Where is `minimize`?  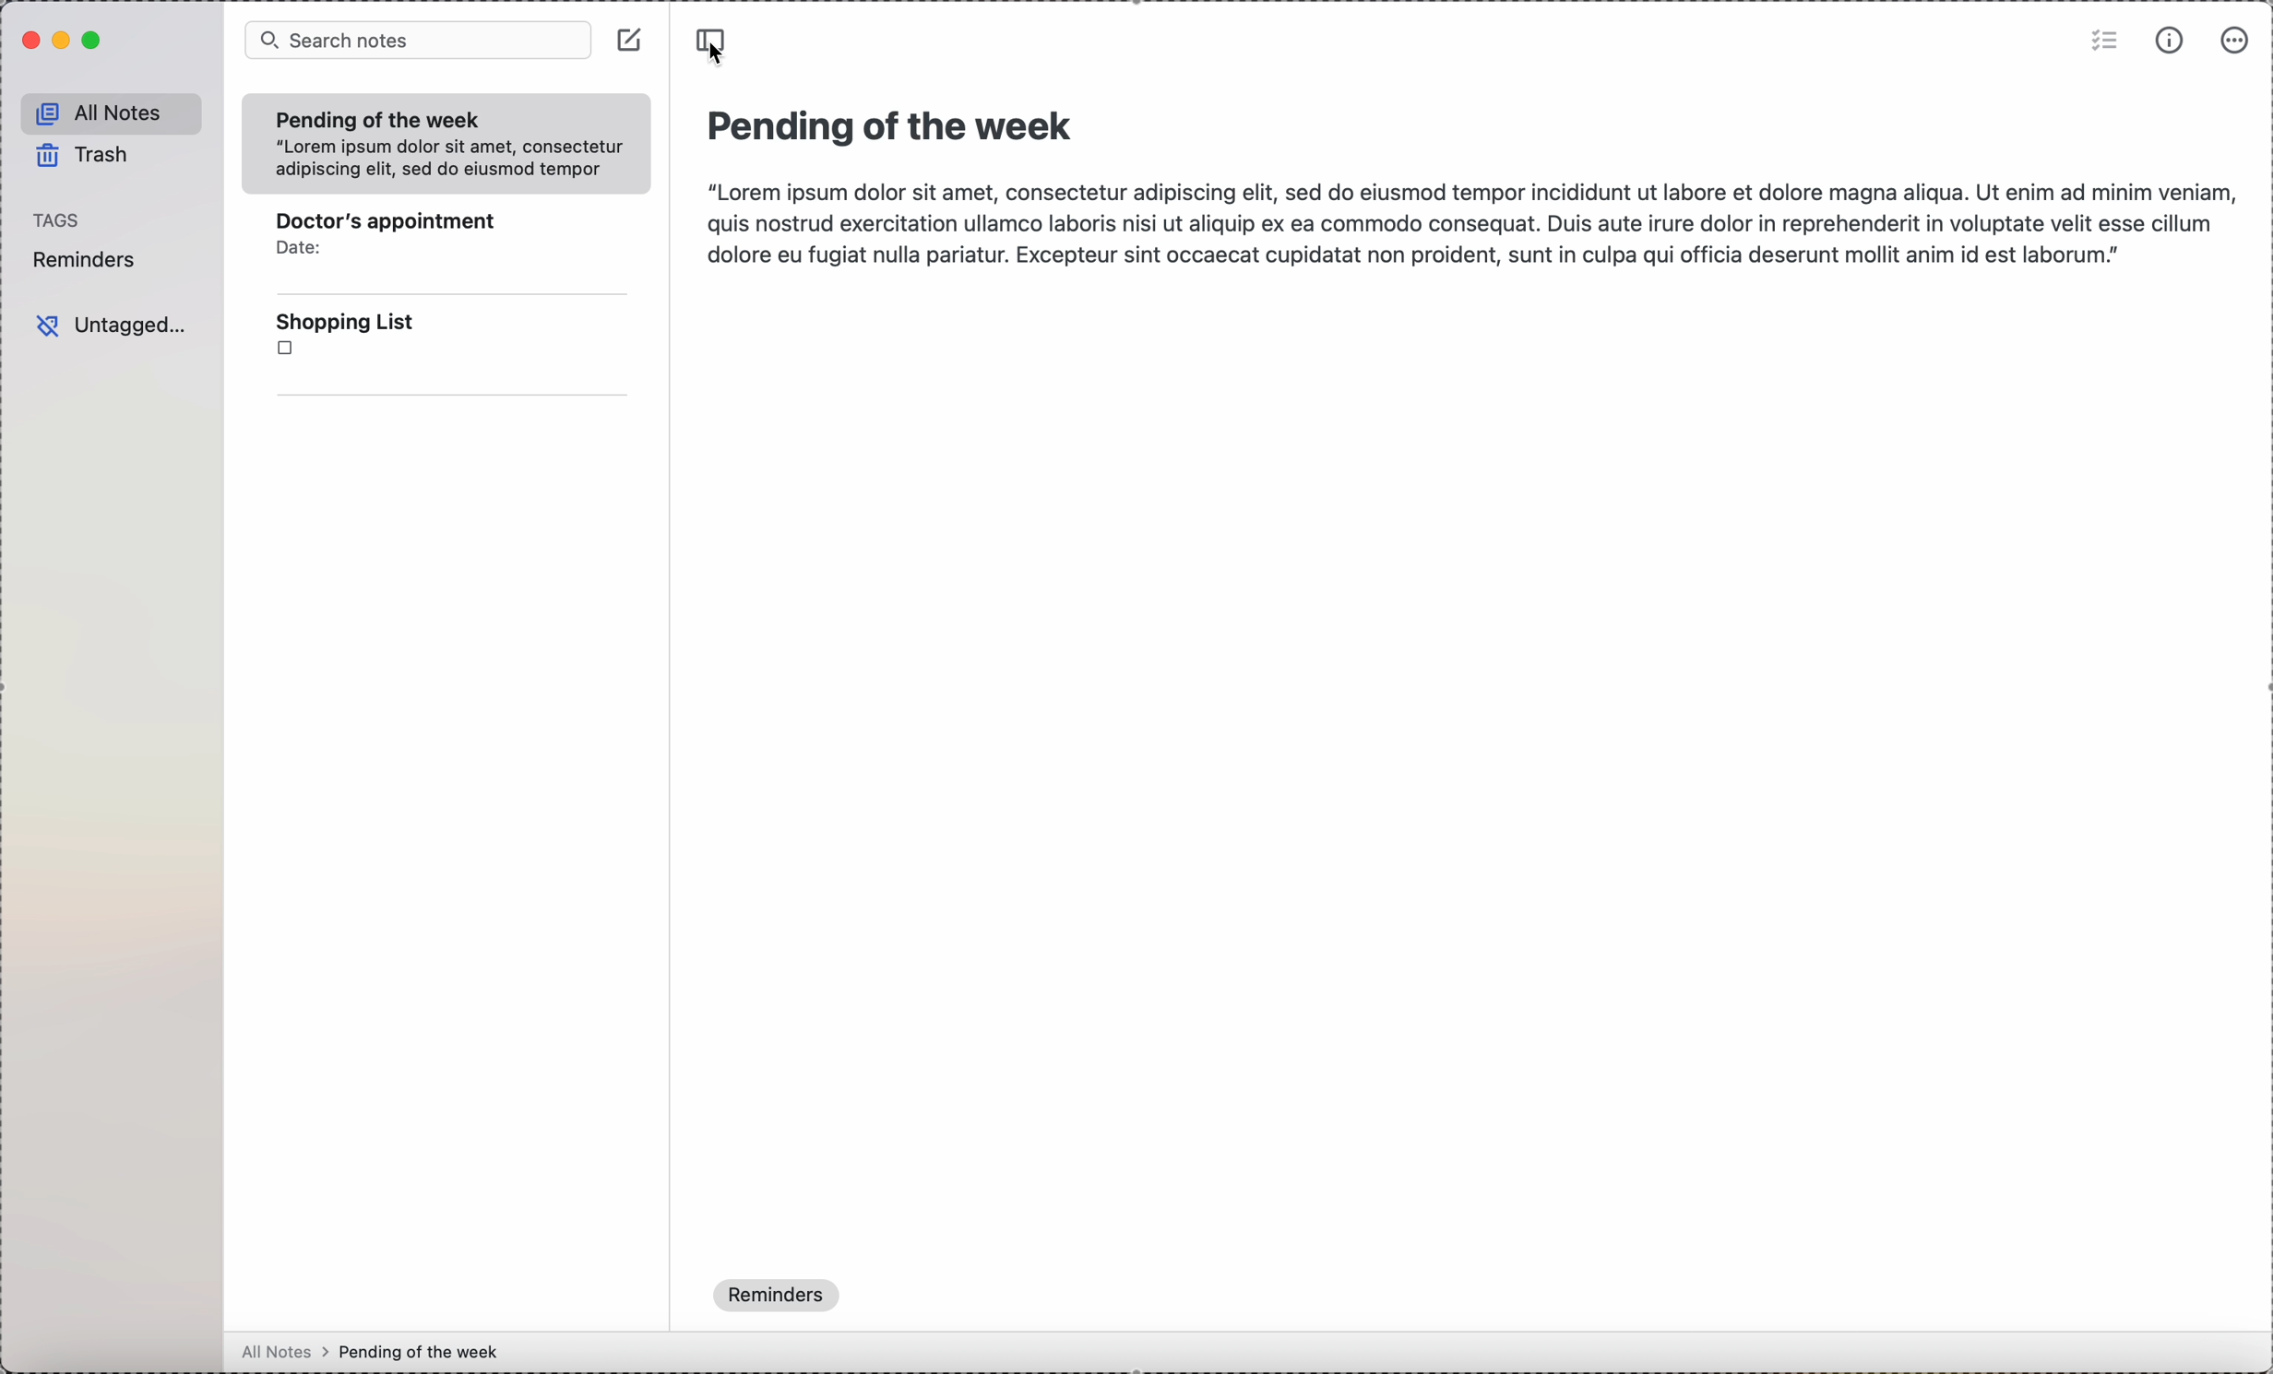 minimize is located at coordinates (66, 39).